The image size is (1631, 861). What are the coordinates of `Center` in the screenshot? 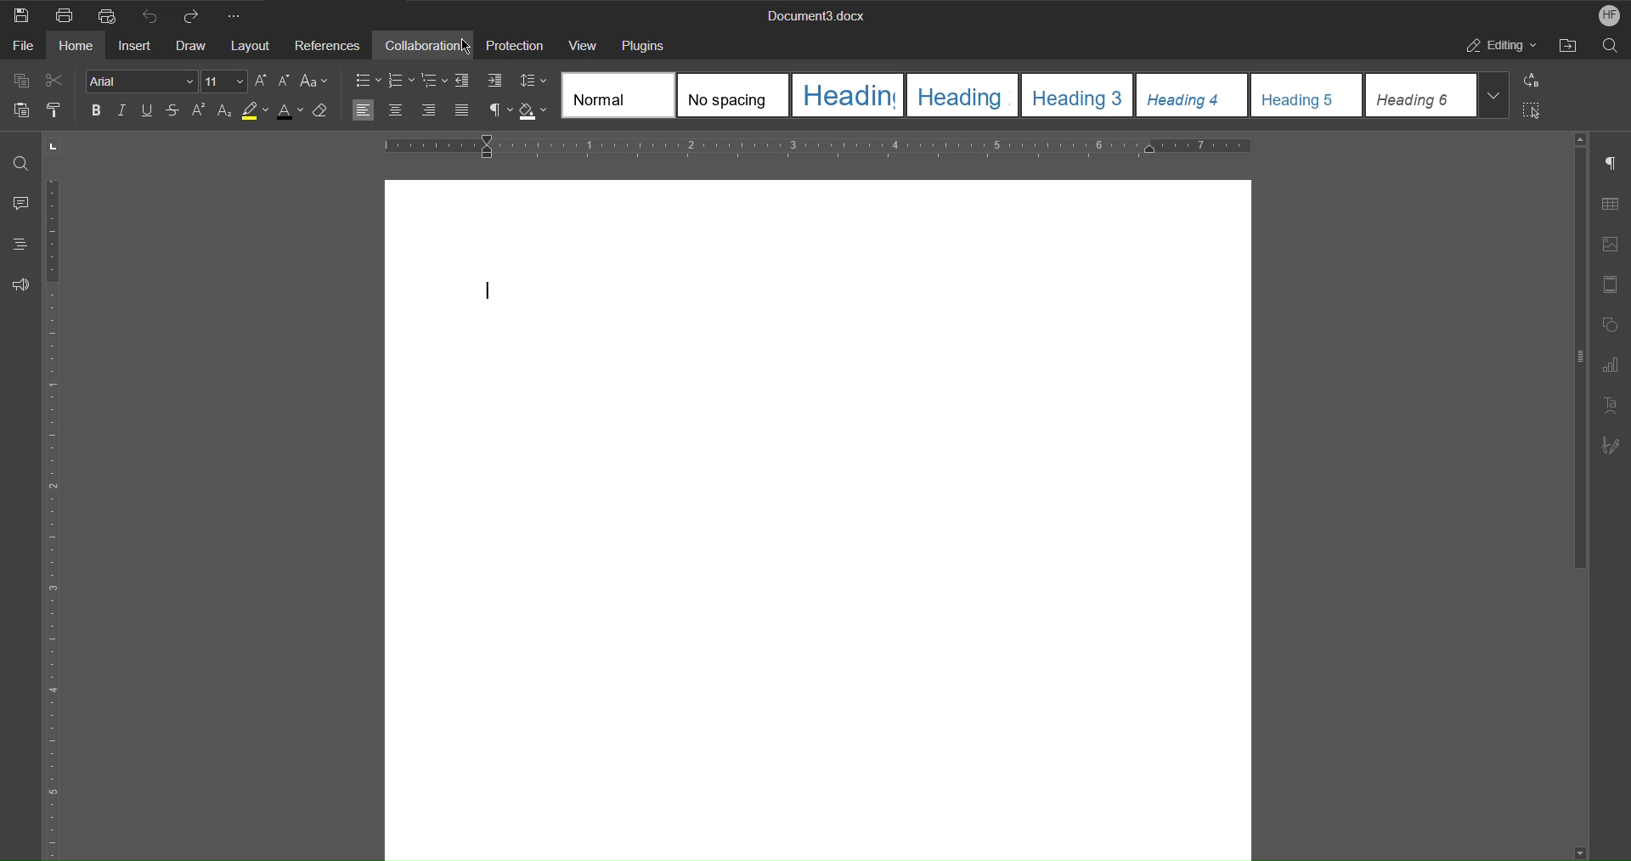 It's located at (392, 110).